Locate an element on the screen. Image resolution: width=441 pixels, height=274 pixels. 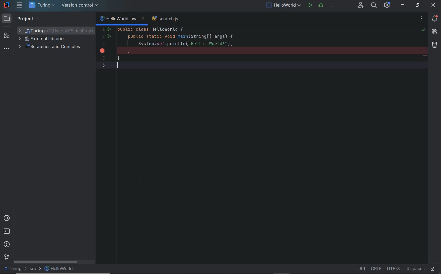
more tool windows is located at coordinates (7, 49).